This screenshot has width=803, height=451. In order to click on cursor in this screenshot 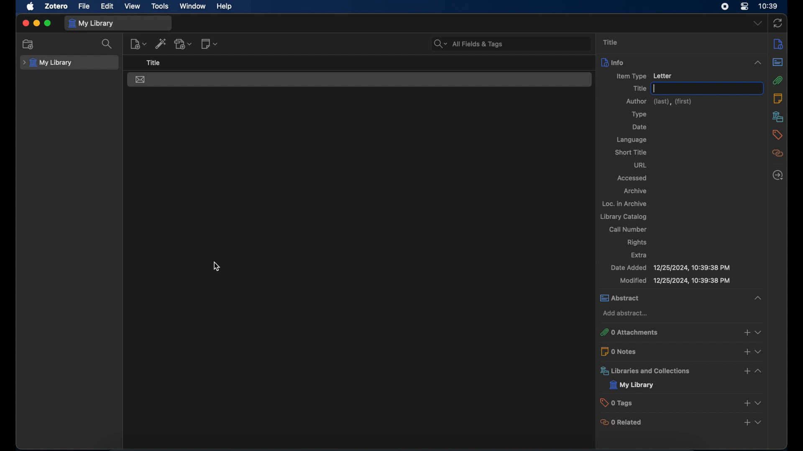, I will do `click(216, 266)`.